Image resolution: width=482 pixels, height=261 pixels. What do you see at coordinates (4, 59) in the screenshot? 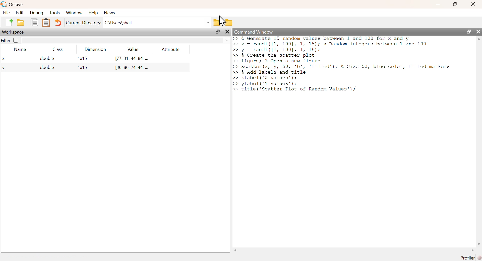
I see `x` at bounding box center [4, 59].